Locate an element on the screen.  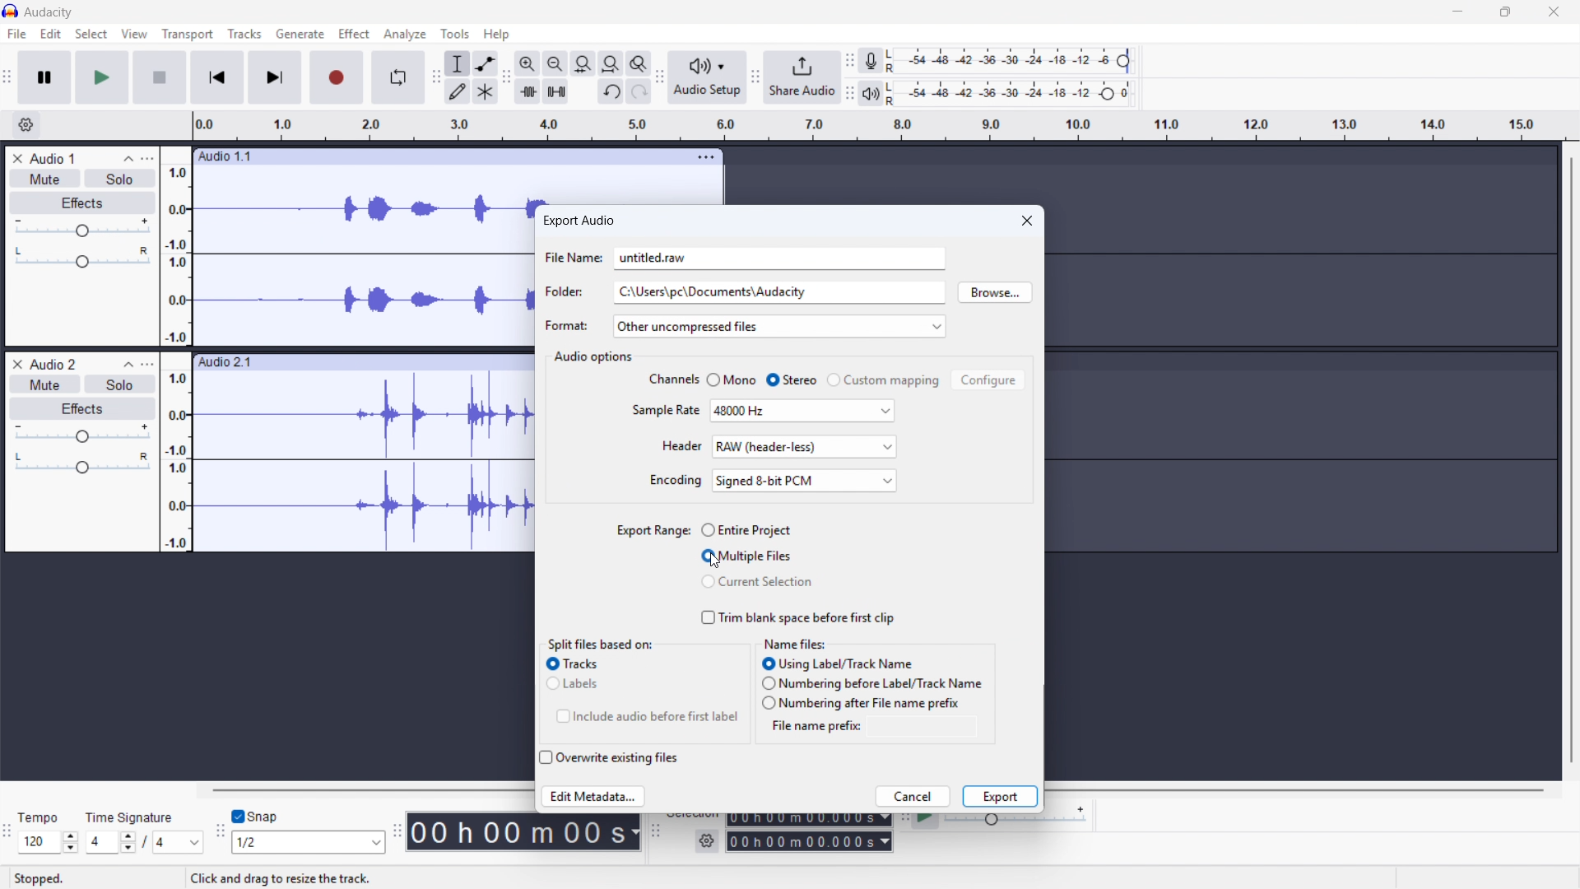
Stereo  is located at coordinates (792, 379).